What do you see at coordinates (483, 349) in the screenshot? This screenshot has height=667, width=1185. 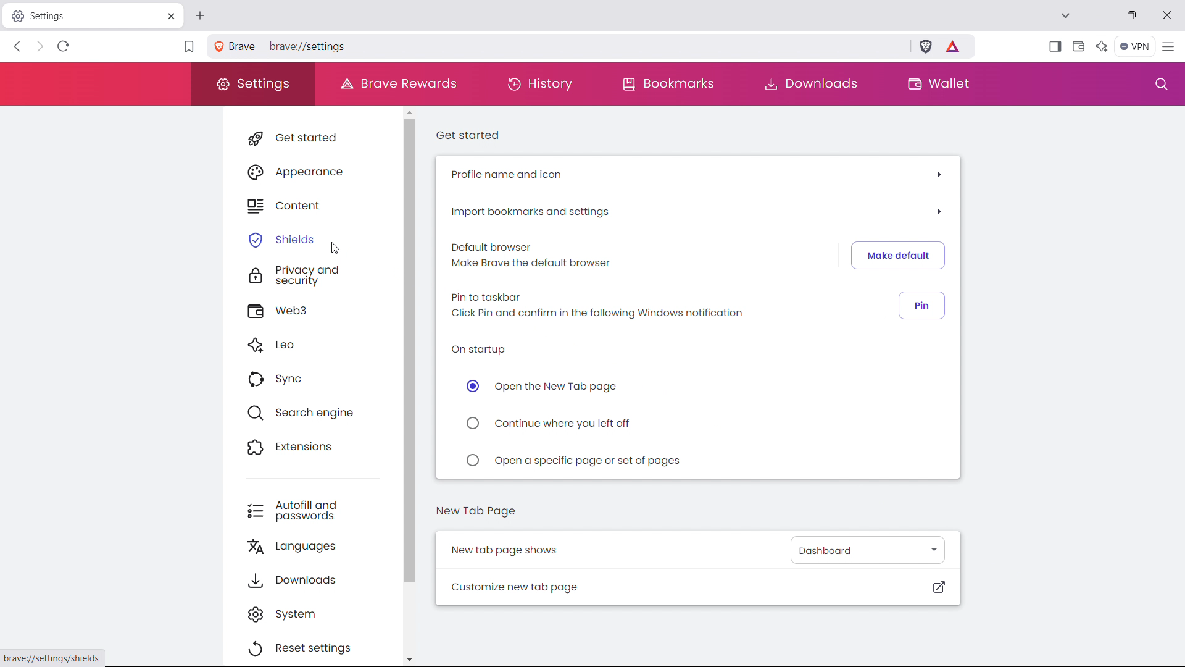 I see `on startup` at bounding box center [483, 349].